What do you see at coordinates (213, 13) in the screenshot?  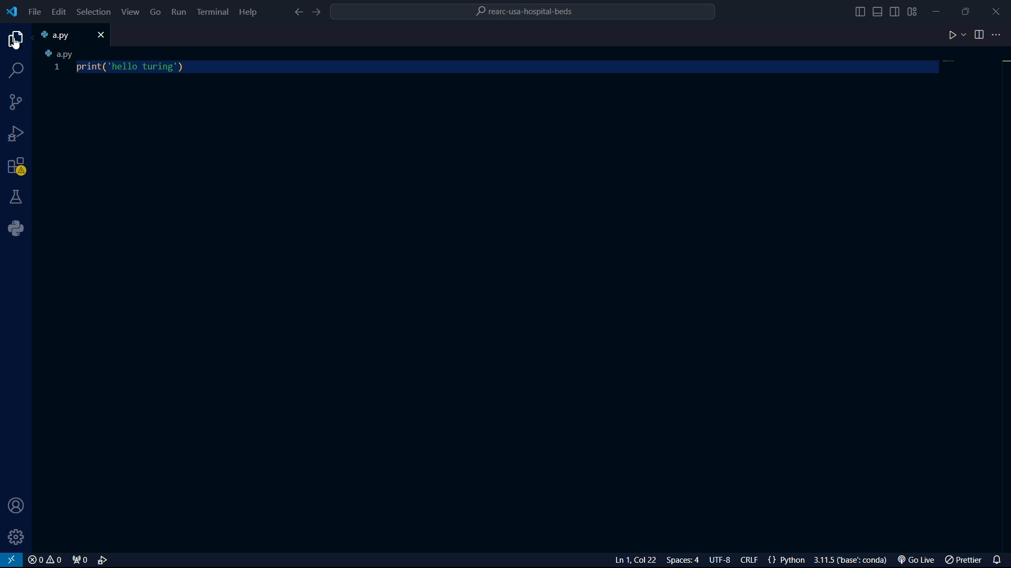 I see `terminal menu` at bounding box center [213, 13].